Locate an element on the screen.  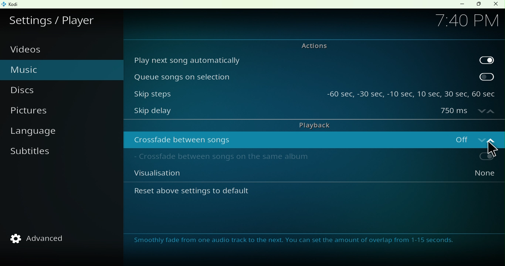
Visualization is located at coordinates (282, 175).